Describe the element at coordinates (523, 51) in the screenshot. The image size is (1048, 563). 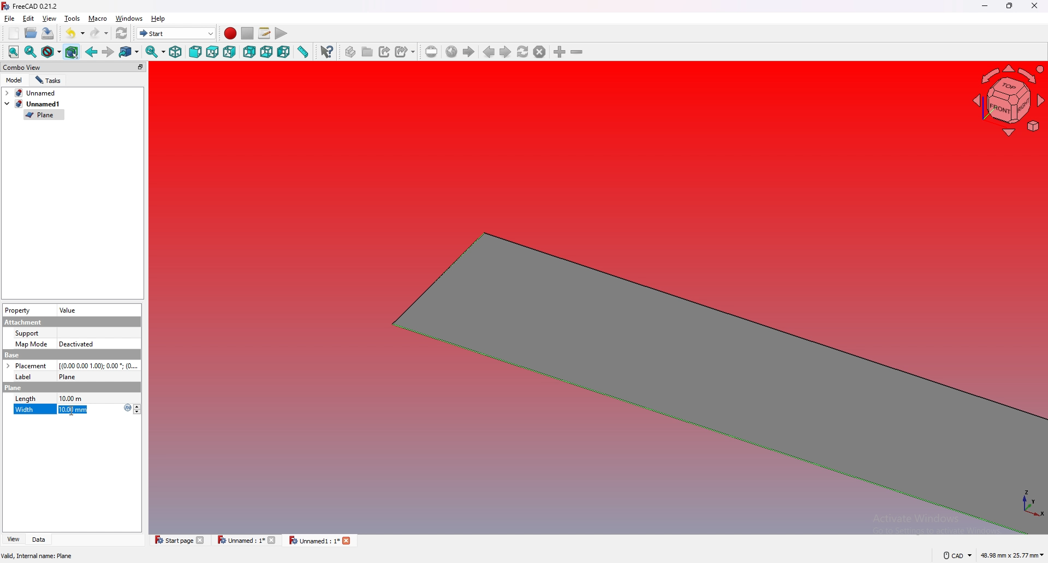
I see `refresh webpage` at that location.